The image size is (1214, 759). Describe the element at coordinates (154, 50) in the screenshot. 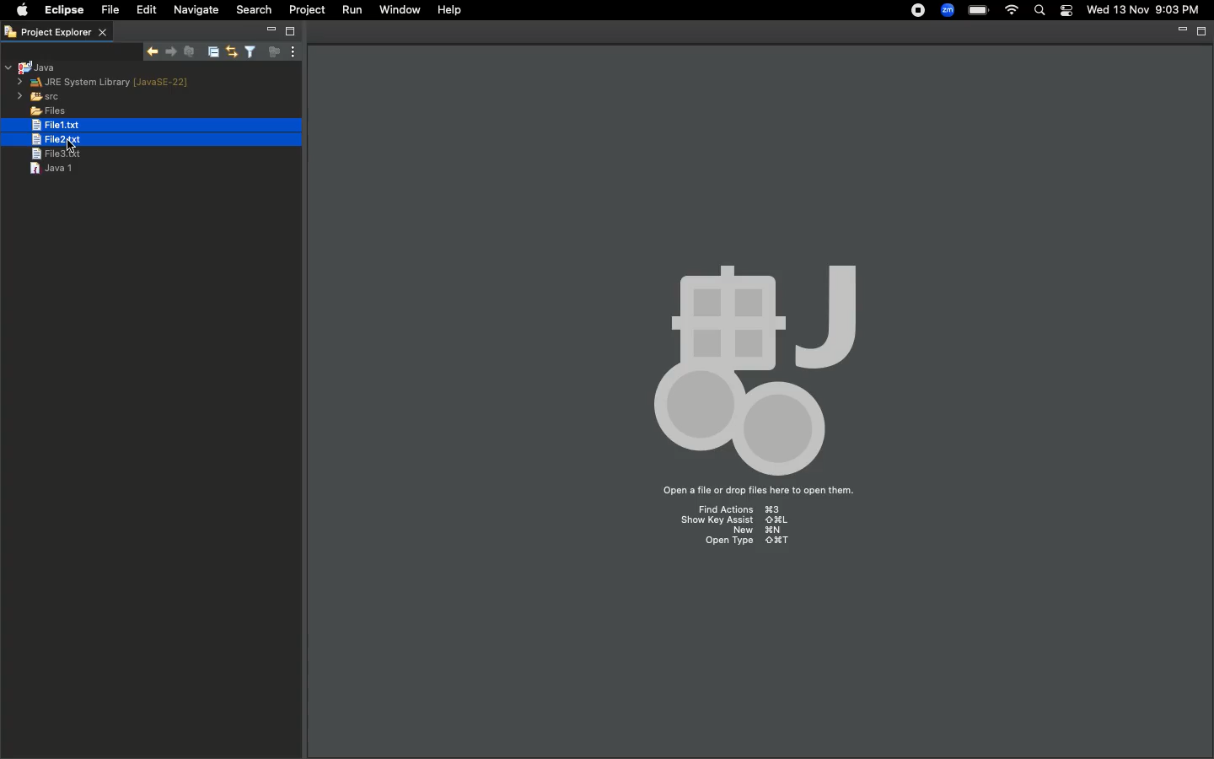

I see `Show next match` at that location.